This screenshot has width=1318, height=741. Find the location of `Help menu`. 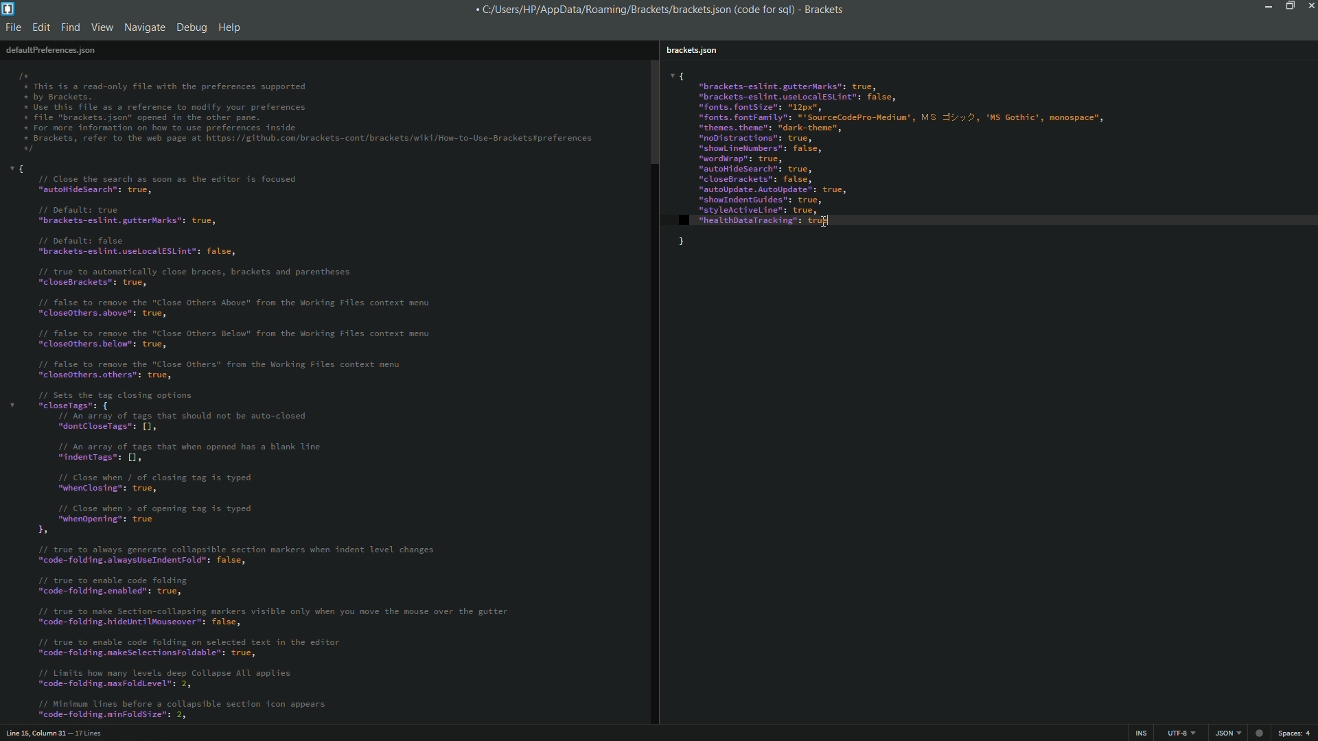

Help menu is located at coordinates (232, 27).